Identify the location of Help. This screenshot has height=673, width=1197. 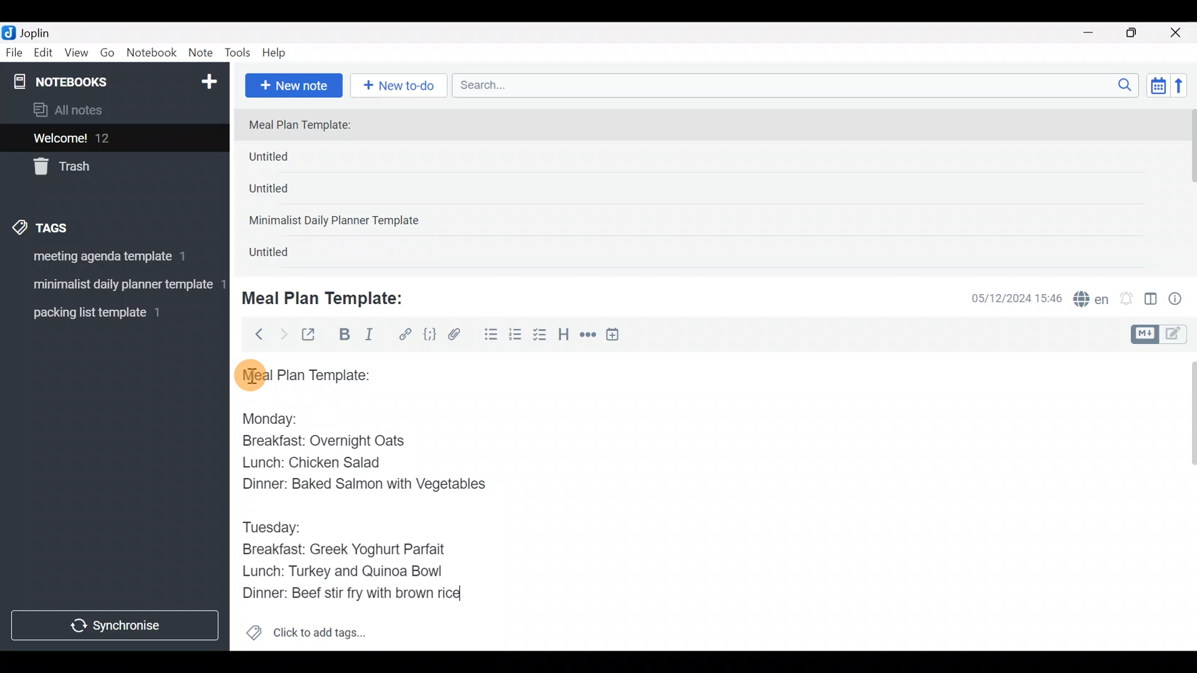
(279, 50).